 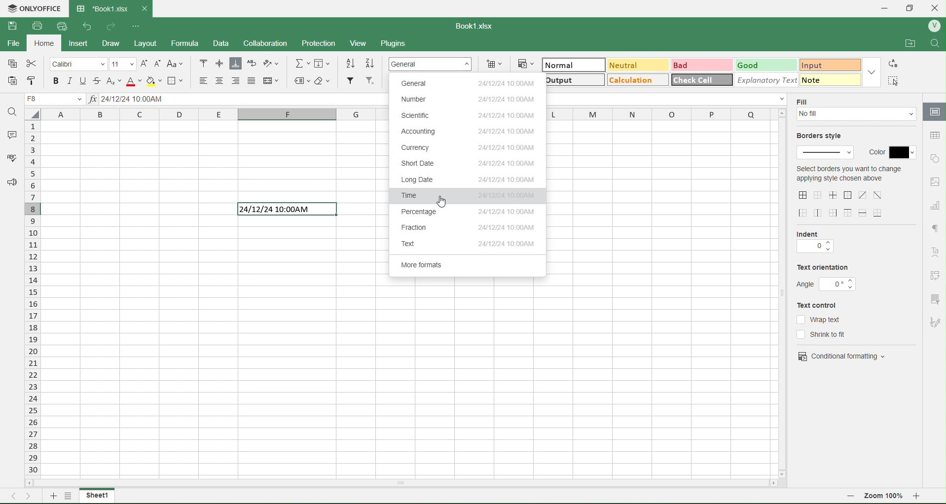 What do you see at coordinates (122, 63) in the screenshot?
I see `Font Size` at bounding box center [122, 63].